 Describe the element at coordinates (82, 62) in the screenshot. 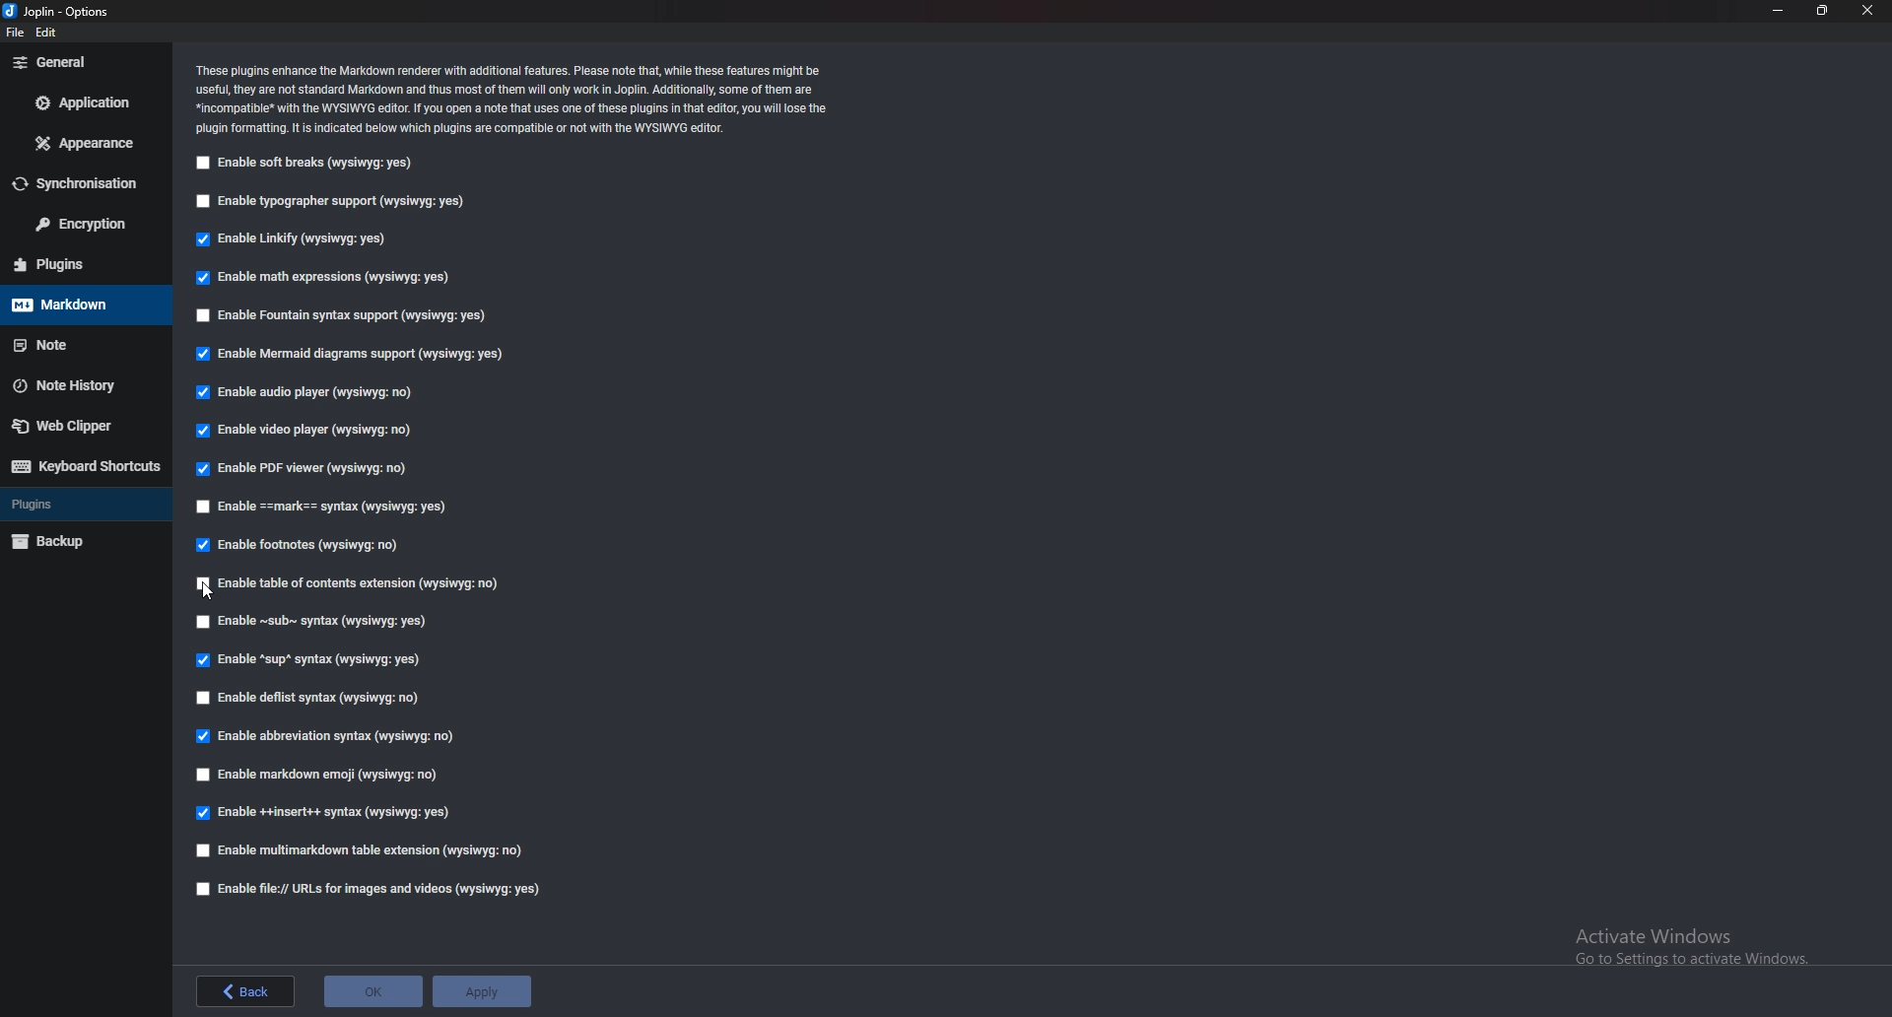

I see `general` at that location.